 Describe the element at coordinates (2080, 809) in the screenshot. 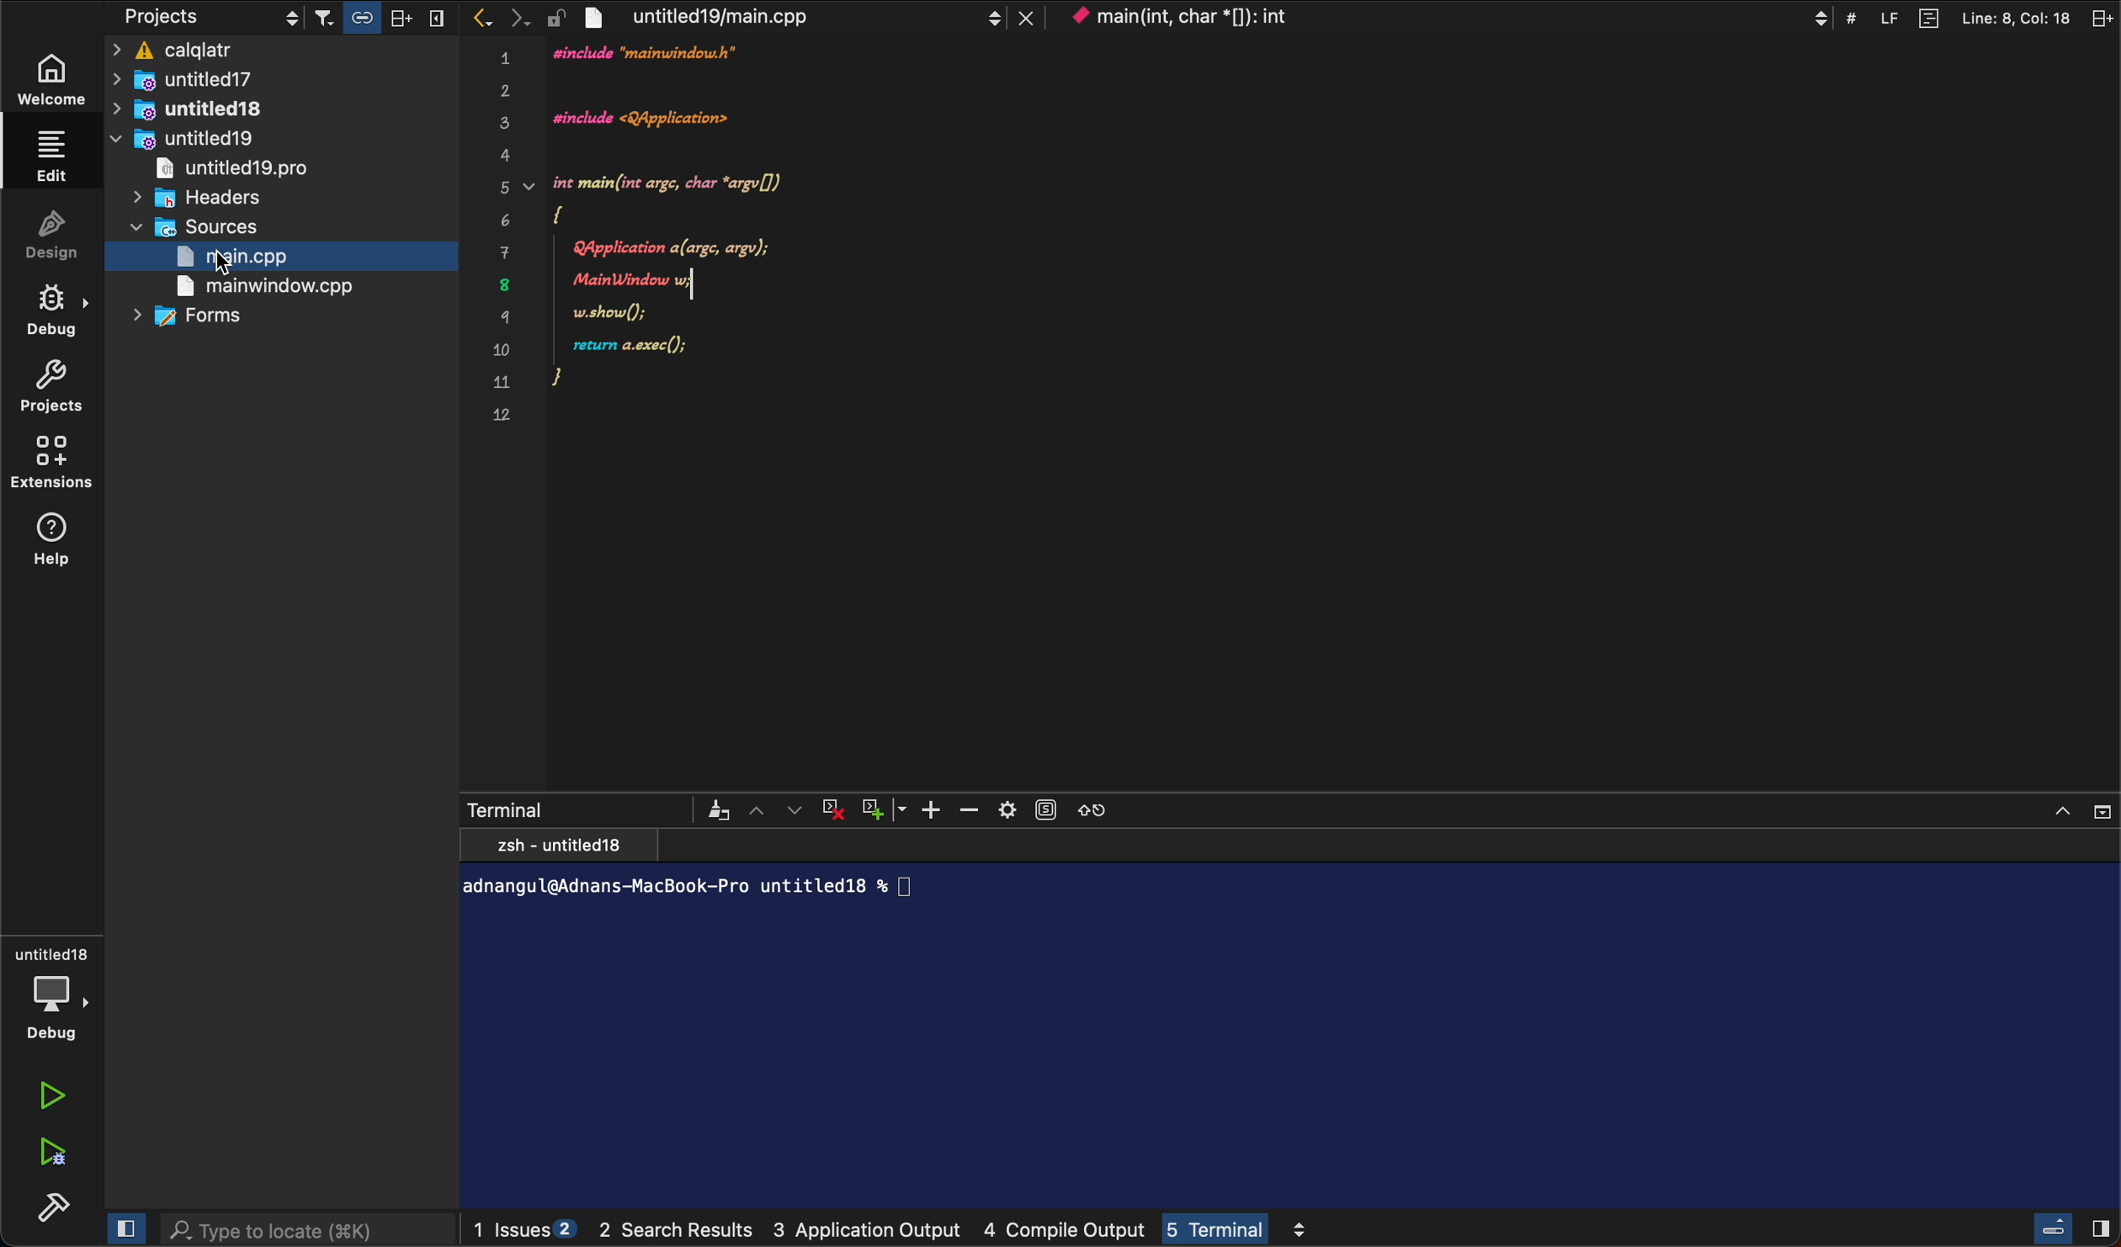

I see `Window controls` at that location.